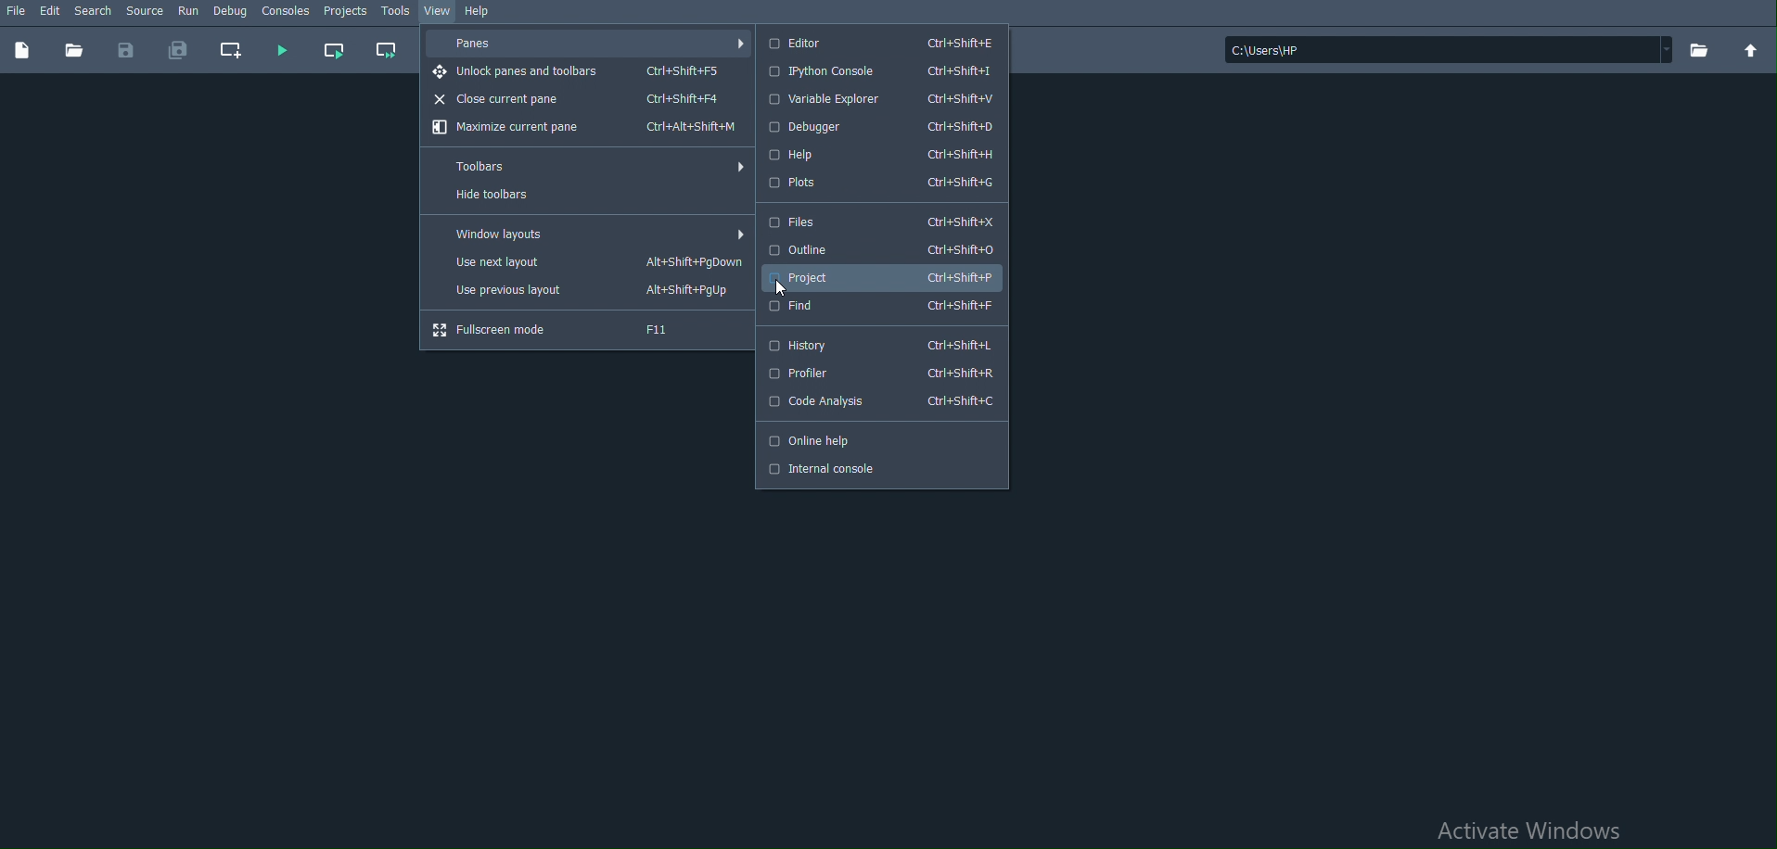 This screenshot has height=849, width=1777. I want to click on Open file, so click(74, 50).